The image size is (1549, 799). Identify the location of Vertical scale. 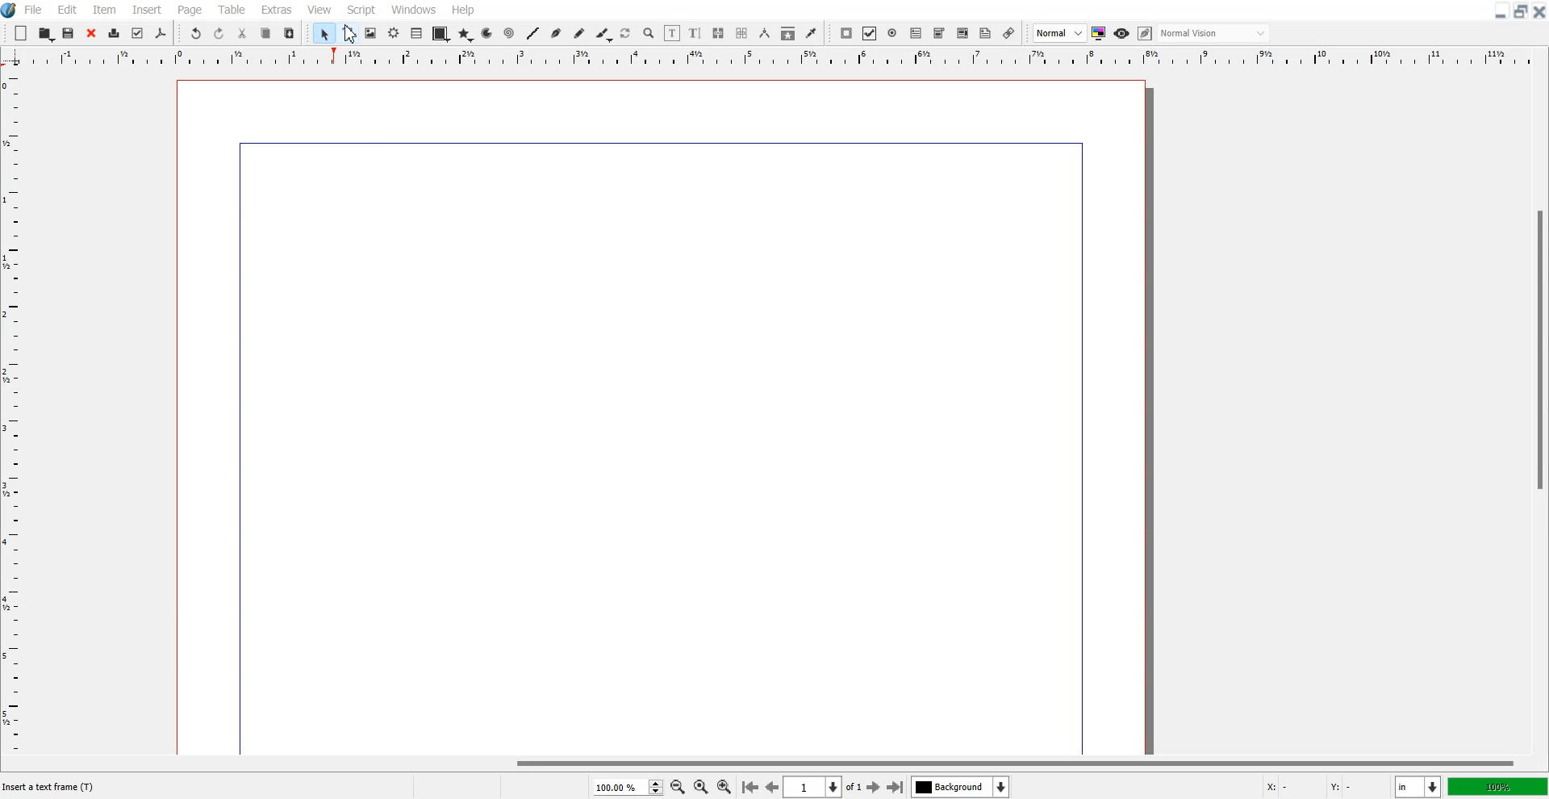
(11, 400).